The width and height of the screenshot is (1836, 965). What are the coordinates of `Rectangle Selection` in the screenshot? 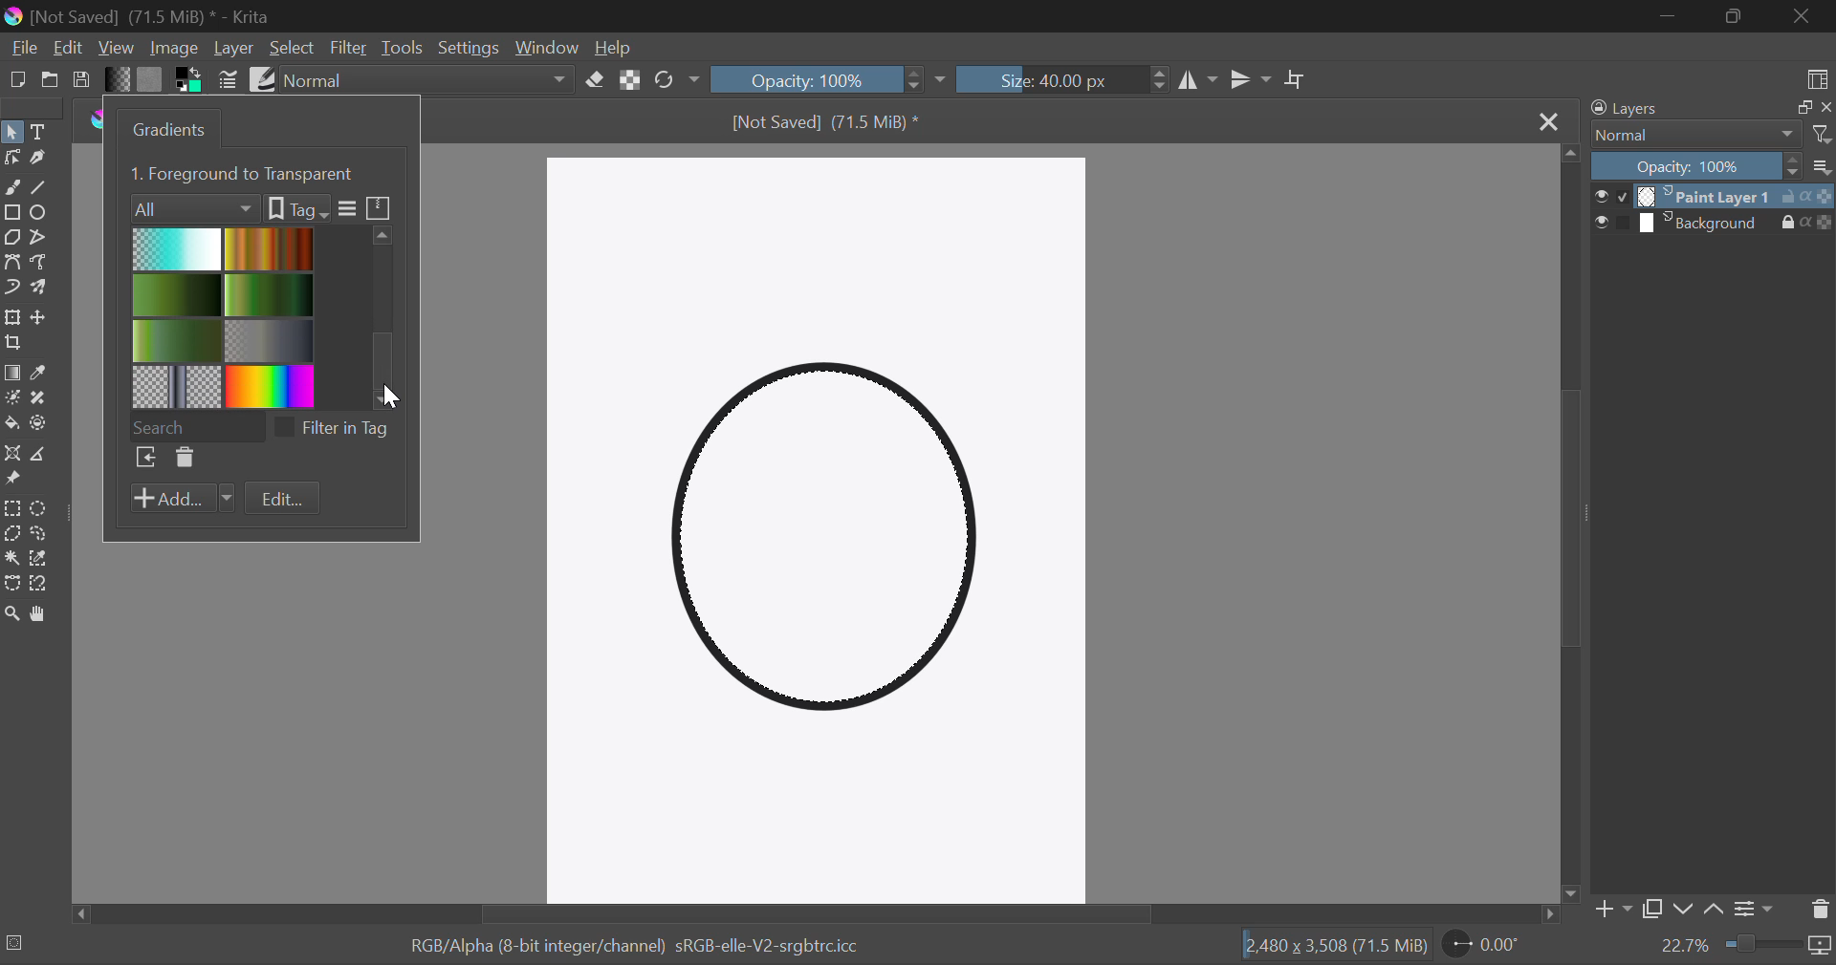 It's located at (15, 506).